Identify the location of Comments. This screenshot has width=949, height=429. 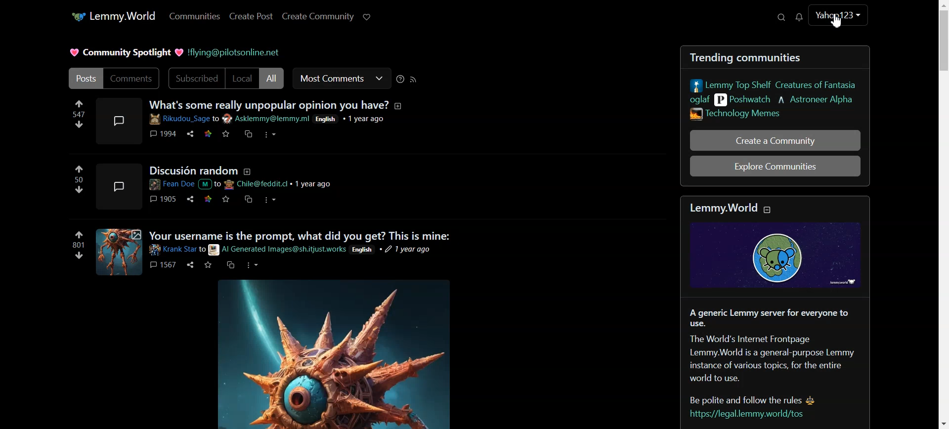
(132, 79).